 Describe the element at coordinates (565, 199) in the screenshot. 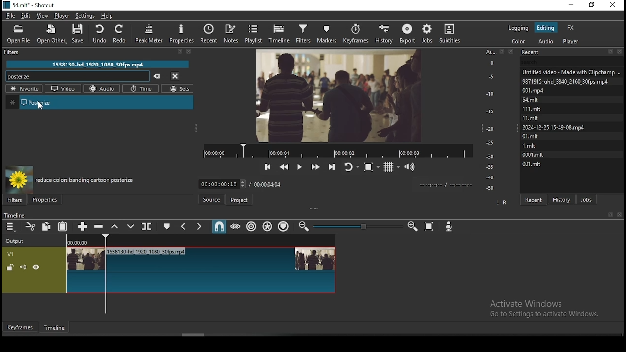

I see `history` at that location.